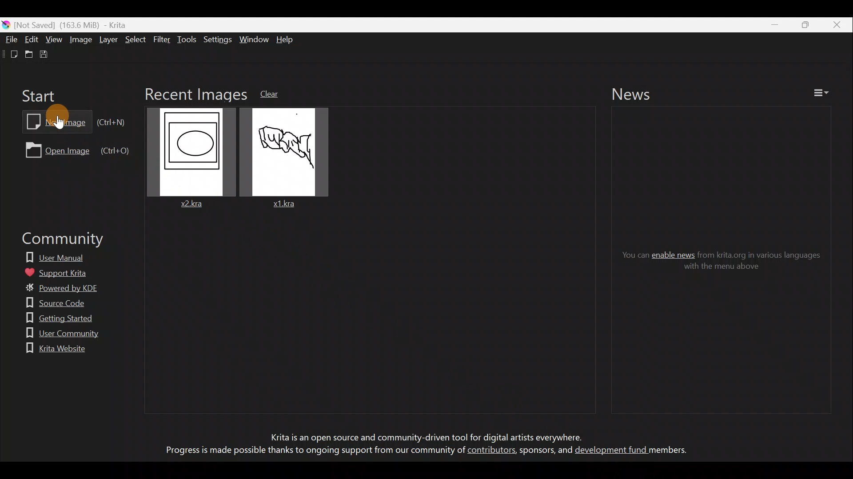  What do you see at coordinates (421, 446) in the screenshot?
I see `Krita is an open source and community driven tool for digital artists everywhere. Progress is made possible, thanks to ongoing support from our community of contributors, sponsors and development fund members` at bounding box center [421, 446].